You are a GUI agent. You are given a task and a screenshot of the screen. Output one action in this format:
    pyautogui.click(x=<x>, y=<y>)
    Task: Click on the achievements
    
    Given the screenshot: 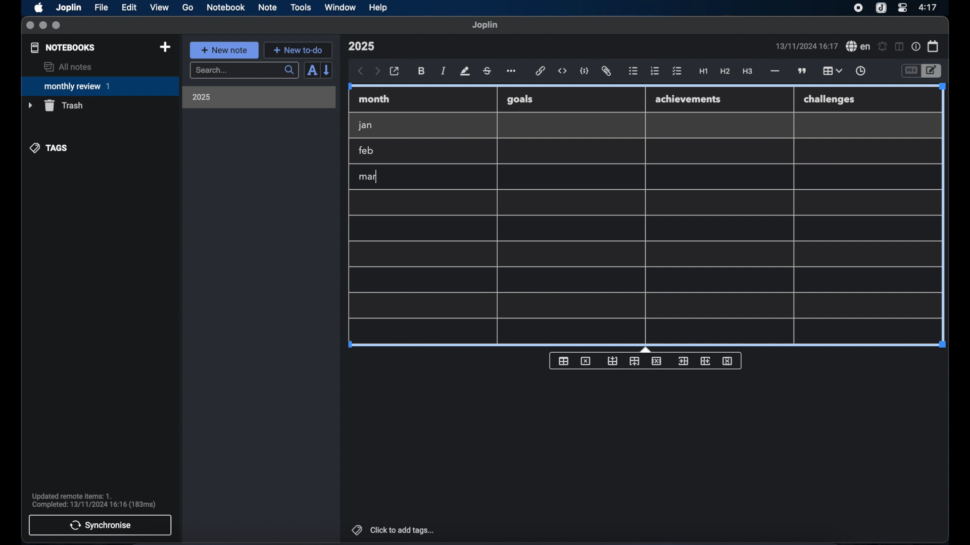 What is the action you would take?
    pyautogui.click(x=689, y=99)
    